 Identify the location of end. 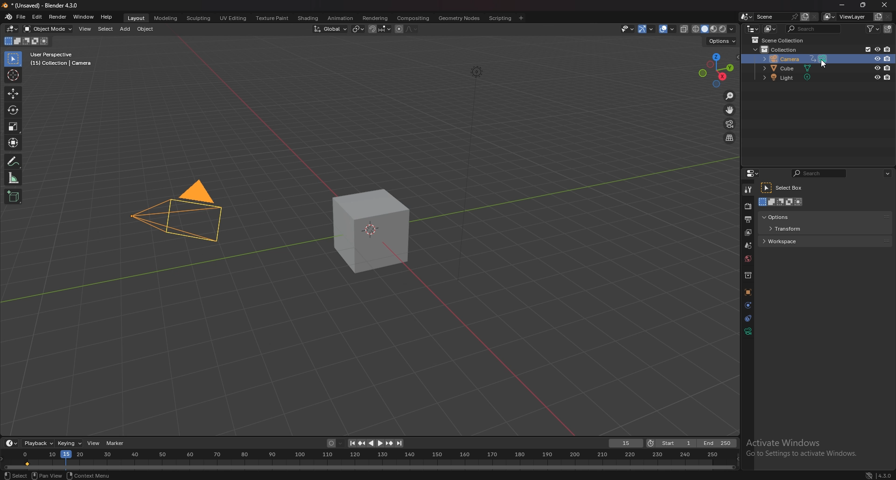
(718, 443).